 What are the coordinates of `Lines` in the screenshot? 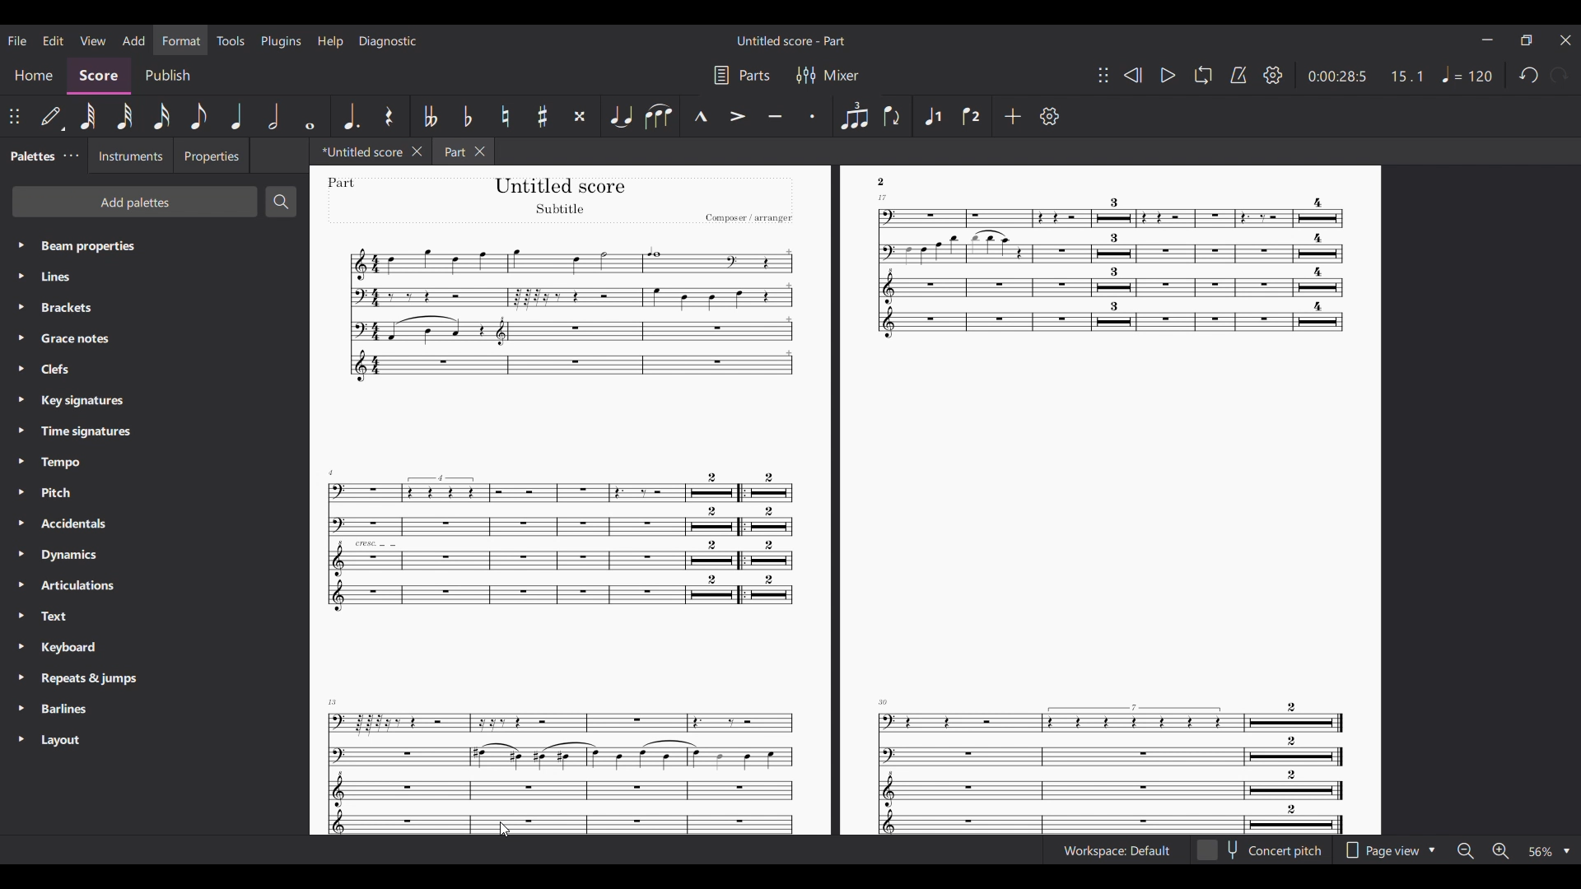 It's located at (80, 274).